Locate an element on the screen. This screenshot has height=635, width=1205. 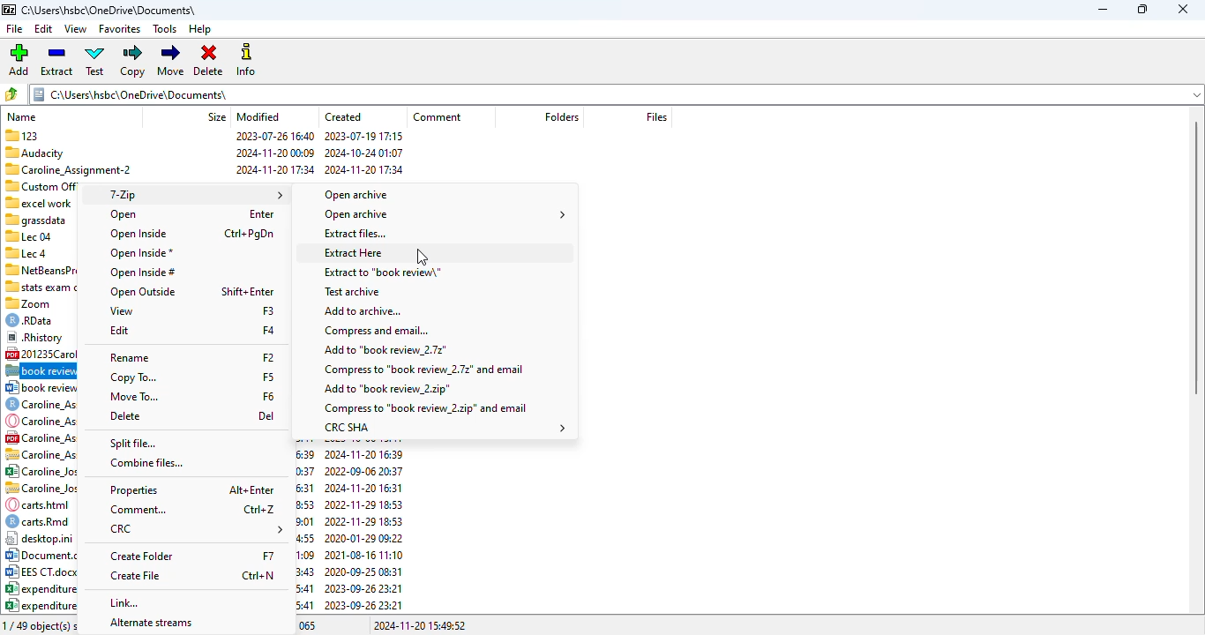
shortcut for create file is located at coordinates (259, 575).